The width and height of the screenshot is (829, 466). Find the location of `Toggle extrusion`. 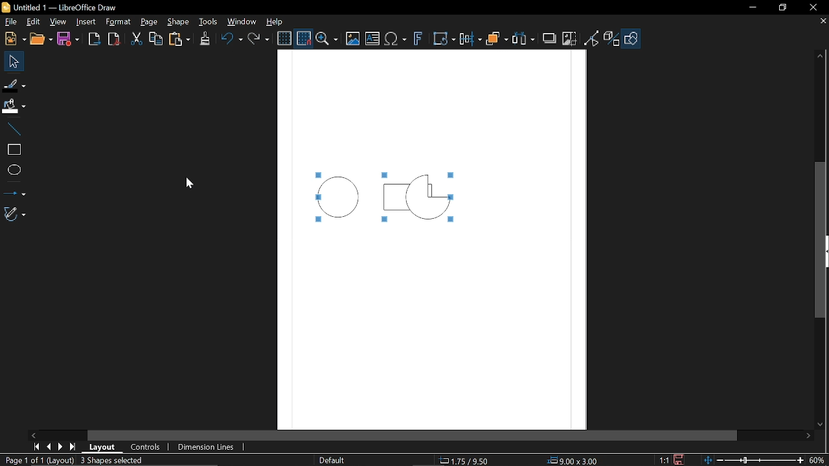

Toggle extrusion is located at coordinates (610, 39).